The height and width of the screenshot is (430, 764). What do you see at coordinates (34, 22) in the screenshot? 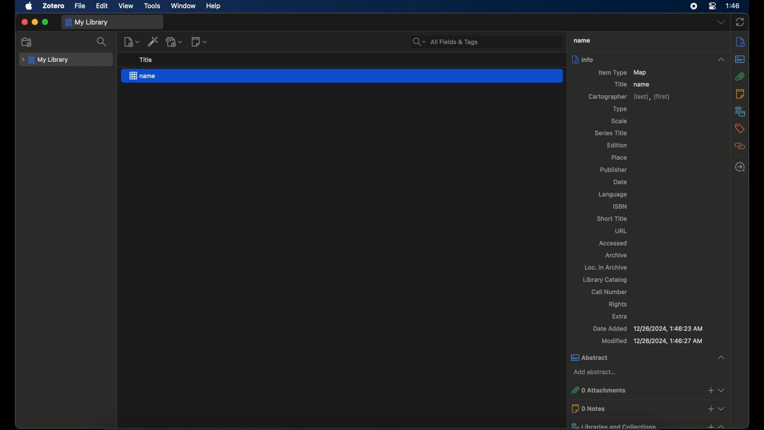
I see `minimize` at bounding box center [34, 22].